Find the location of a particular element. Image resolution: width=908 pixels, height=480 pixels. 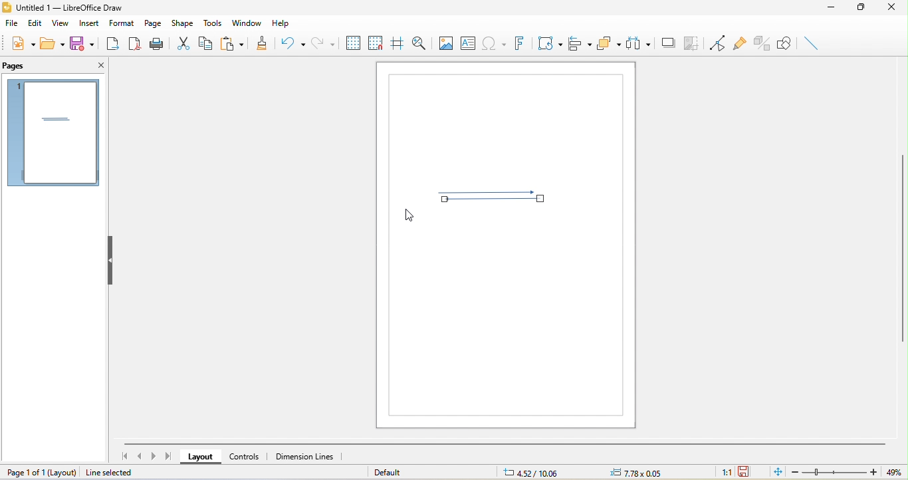

tools is located at coordinates (214, 23).